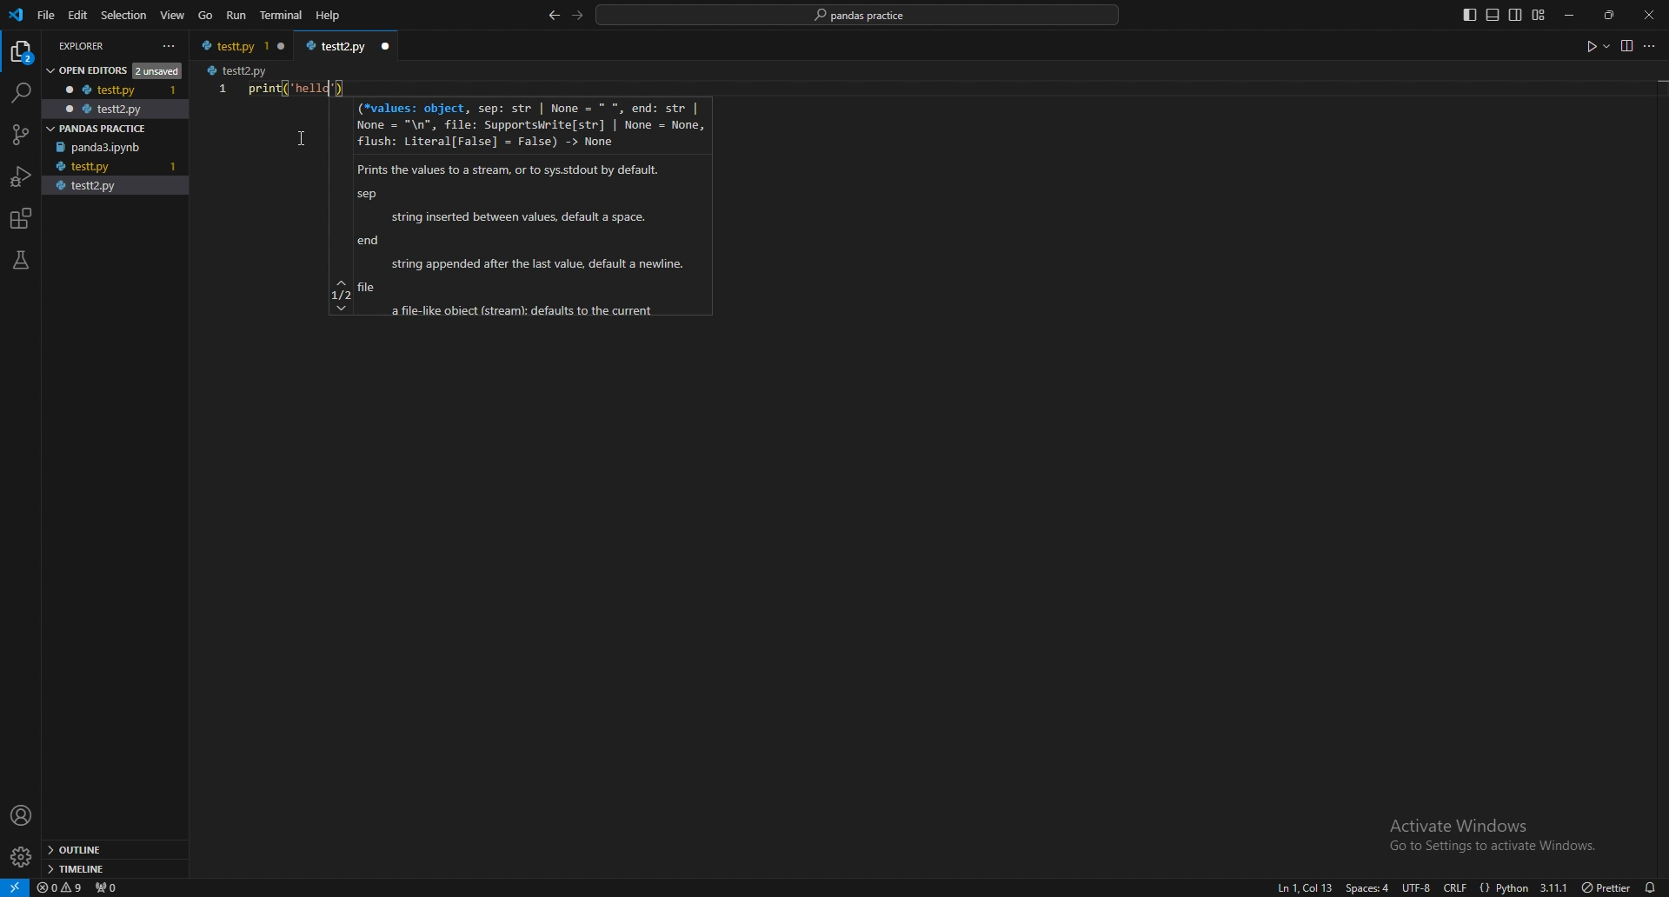  Describe the element at coordinates (1606, 886) in the screenshot. I see `) Prettier` at that location.